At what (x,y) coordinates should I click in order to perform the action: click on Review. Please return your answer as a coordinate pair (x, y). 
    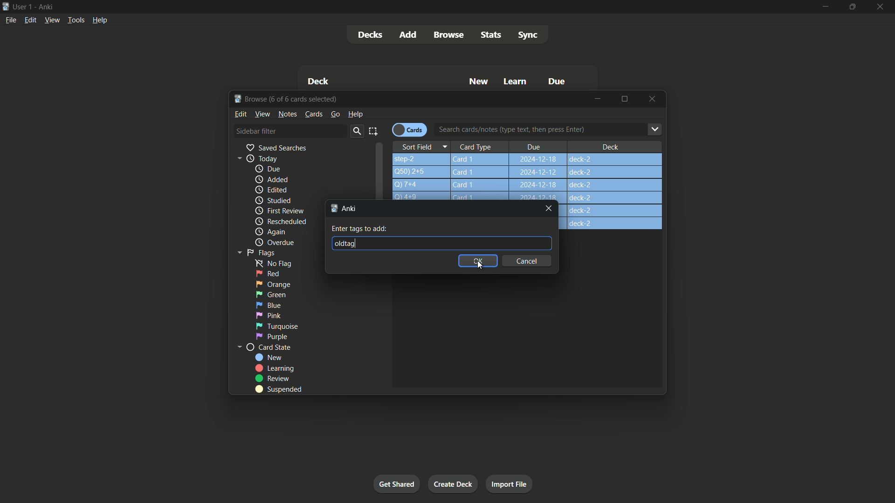
    Looking at the image, I should click on (274, 378).